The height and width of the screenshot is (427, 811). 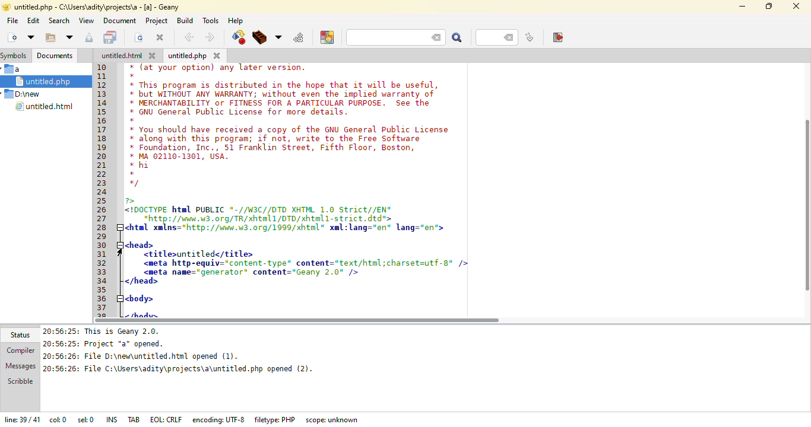 What do you see at coordinates (153, 55) in the screenshot?
I see `close` at bounding box center [153, 55].